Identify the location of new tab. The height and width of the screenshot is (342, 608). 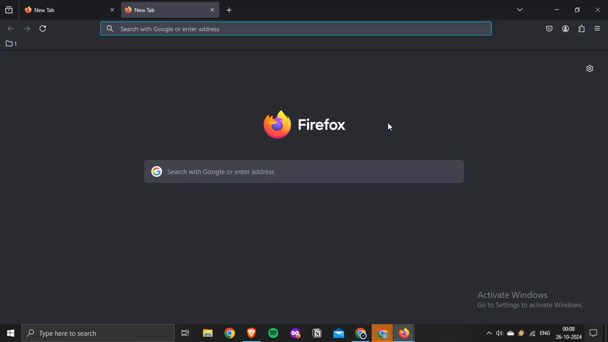
(232, 10).